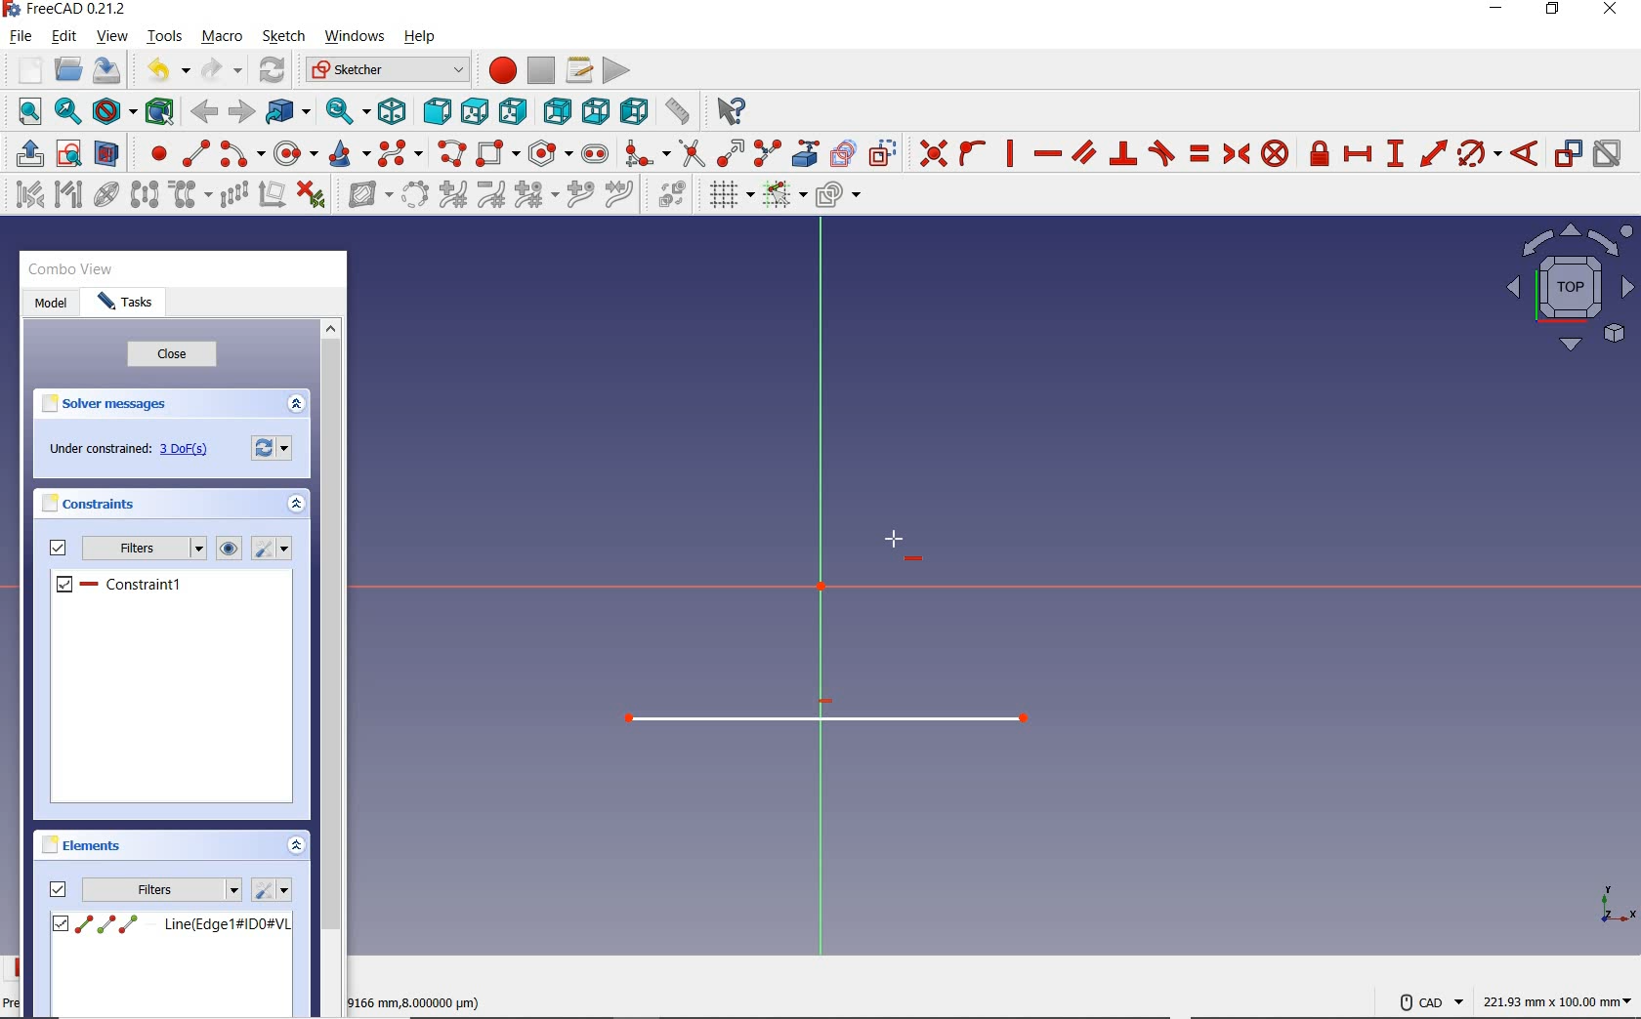  Describe the element at coordinates (620, 193) in the screenshot. I see `JOIN CURVES` at that location.